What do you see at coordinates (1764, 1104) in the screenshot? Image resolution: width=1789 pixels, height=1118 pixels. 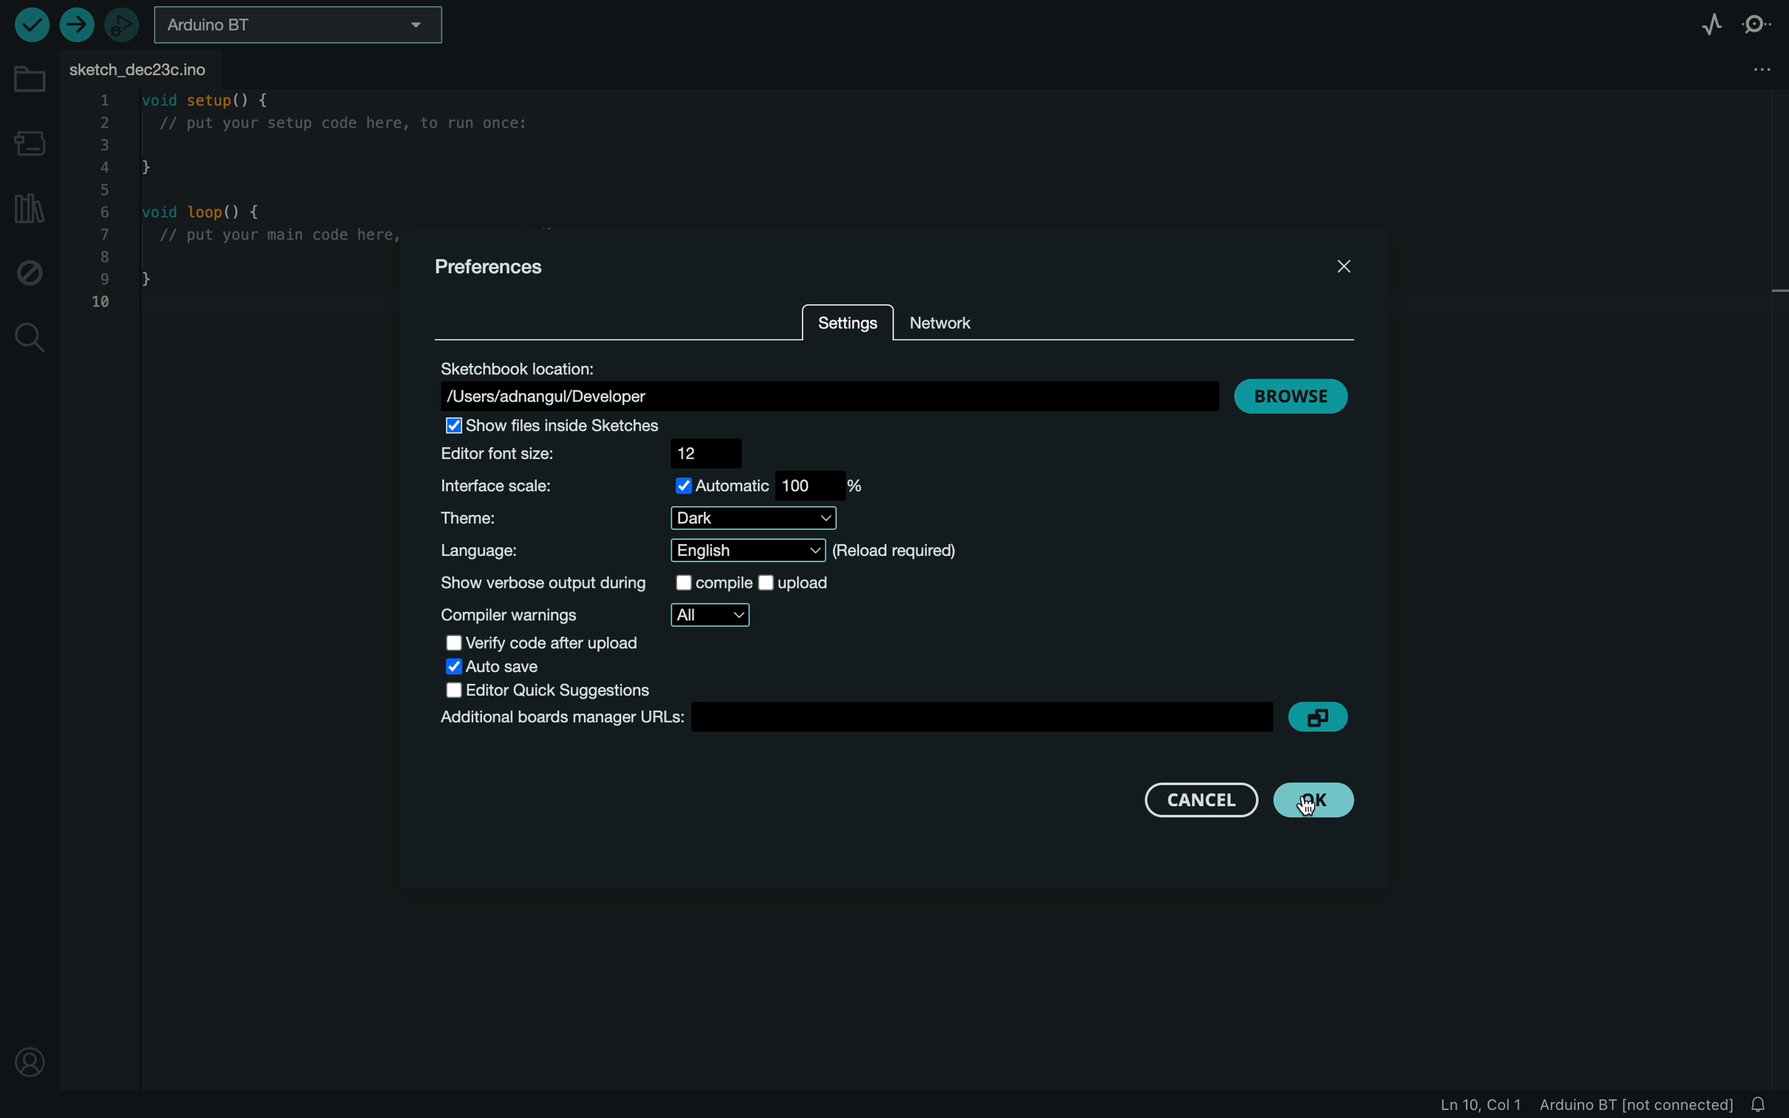 I see `notification` at bounding box center [1764, 1104].